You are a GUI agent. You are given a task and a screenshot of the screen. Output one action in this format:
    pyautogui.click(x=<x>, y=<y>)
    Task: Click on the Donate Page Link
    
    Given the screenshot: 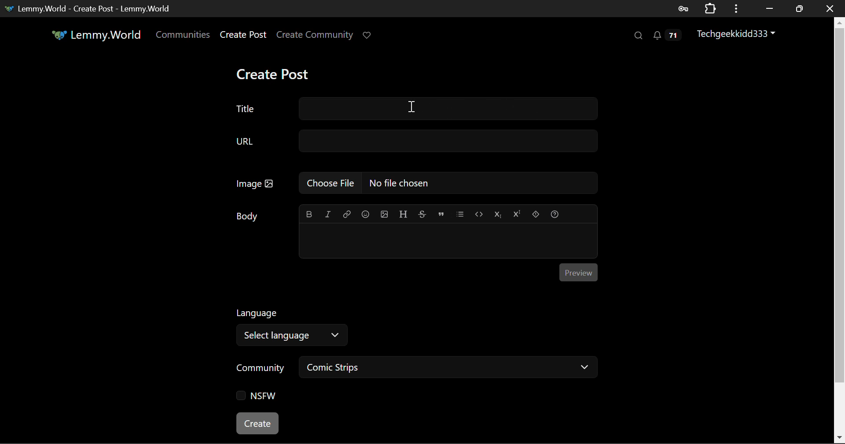 What is the action you would take?
    pyautogui.click(x=368, y=35)
    